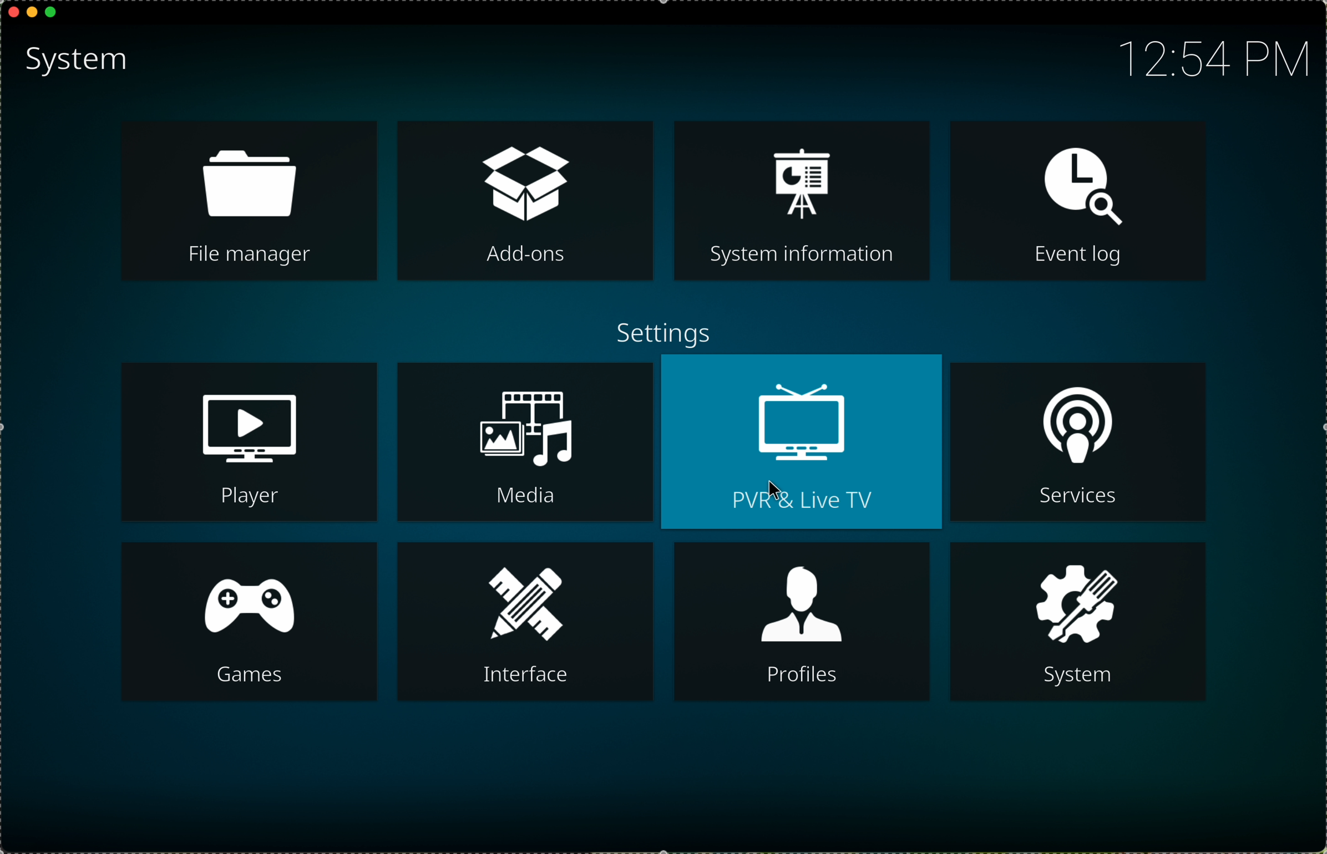 This screenshot has width=1327, height=854. I want to click on click on PVR & Live TV option, so click(801, 445).